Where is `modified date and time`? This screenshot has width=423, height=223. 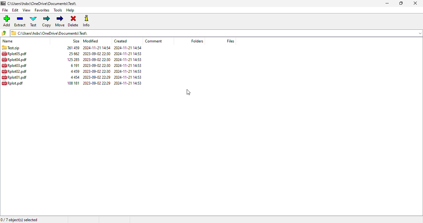
modified date and time is located at coordinates (96, 77).